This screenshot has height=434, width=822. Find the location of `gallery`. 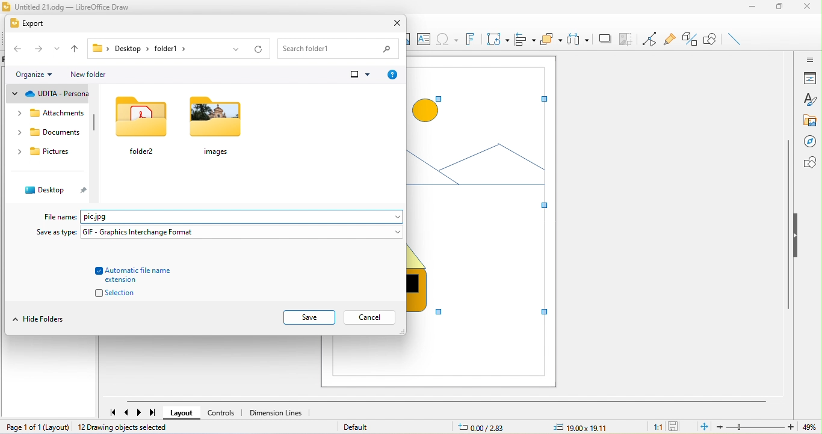

gallery is located at coordinates (809, 121).